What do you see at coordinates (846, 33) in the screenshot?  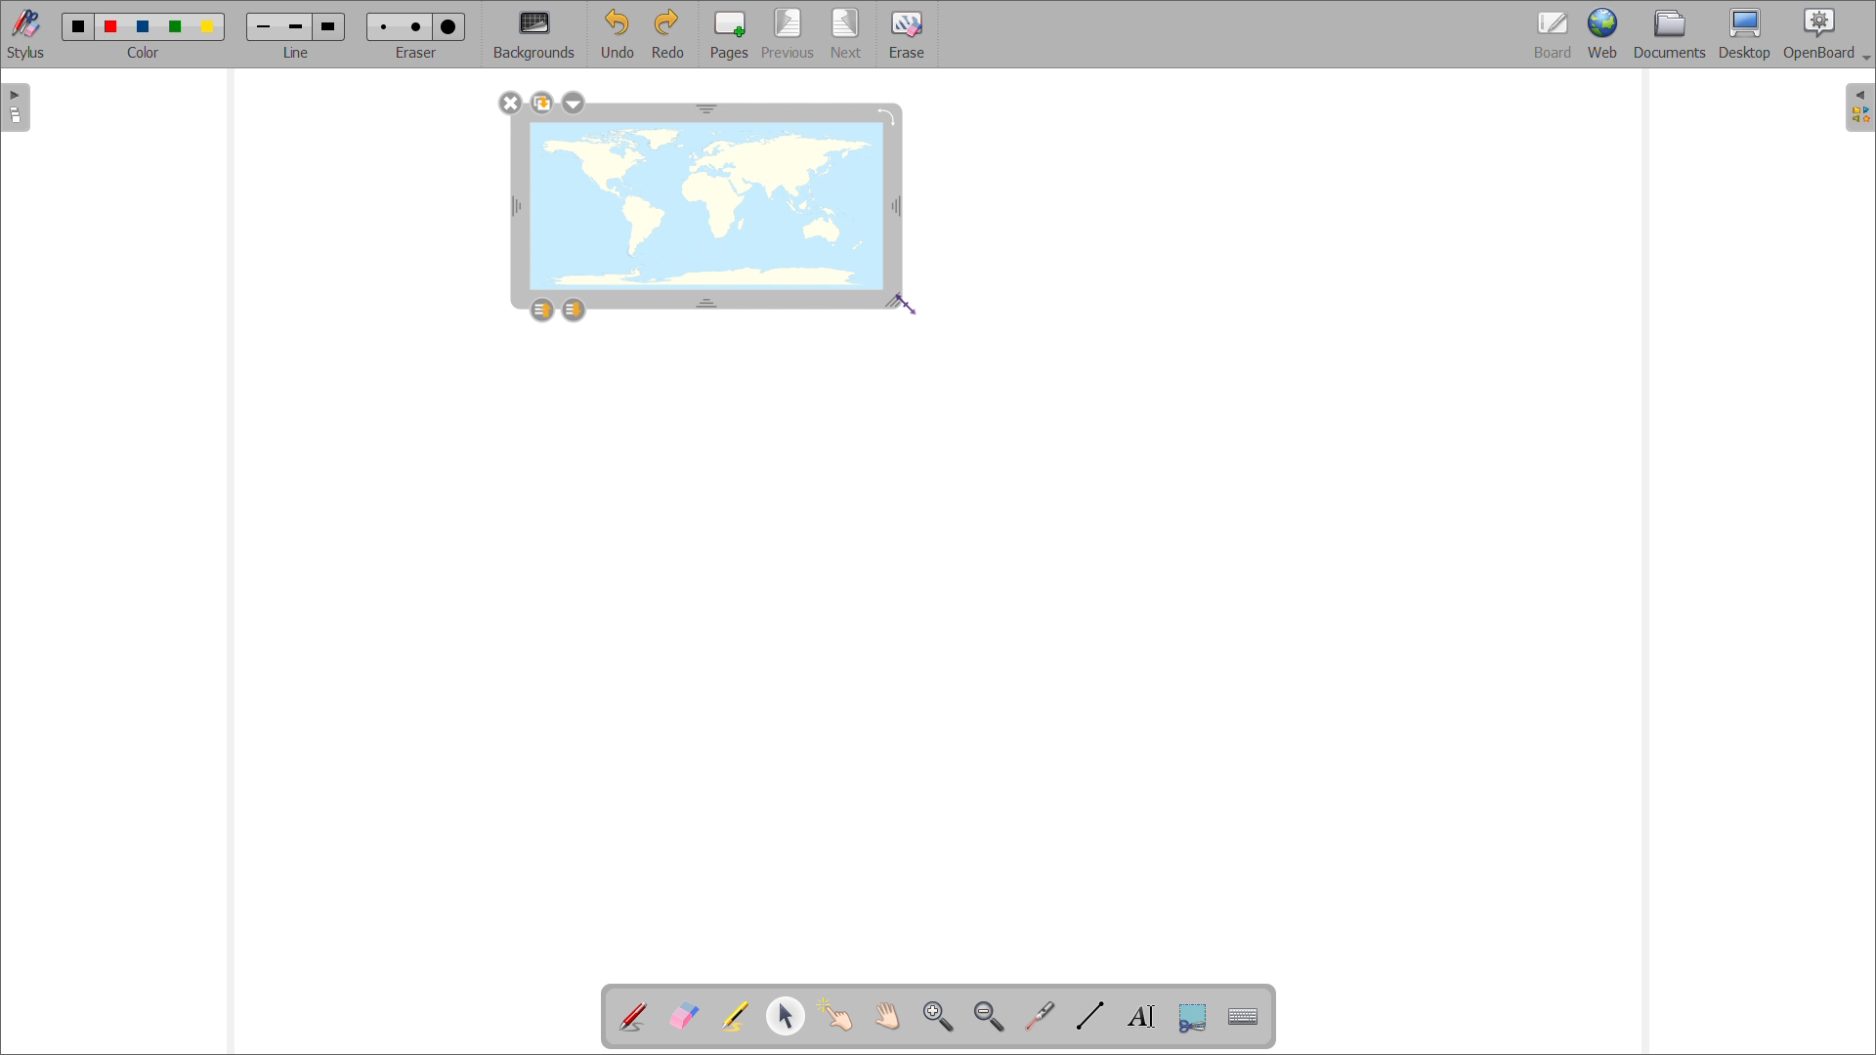 I see `next page` at bounding box center [846, 33].